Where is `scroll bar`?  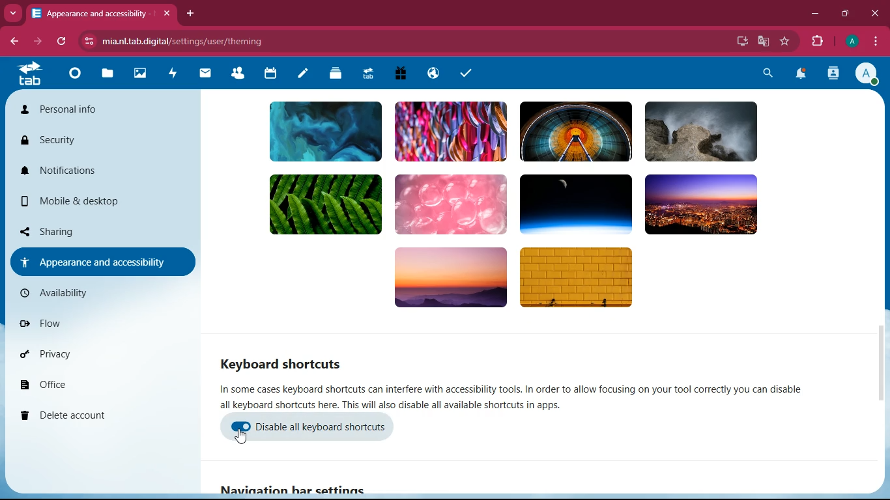
scroll bar is located at coordinates (879, 367).